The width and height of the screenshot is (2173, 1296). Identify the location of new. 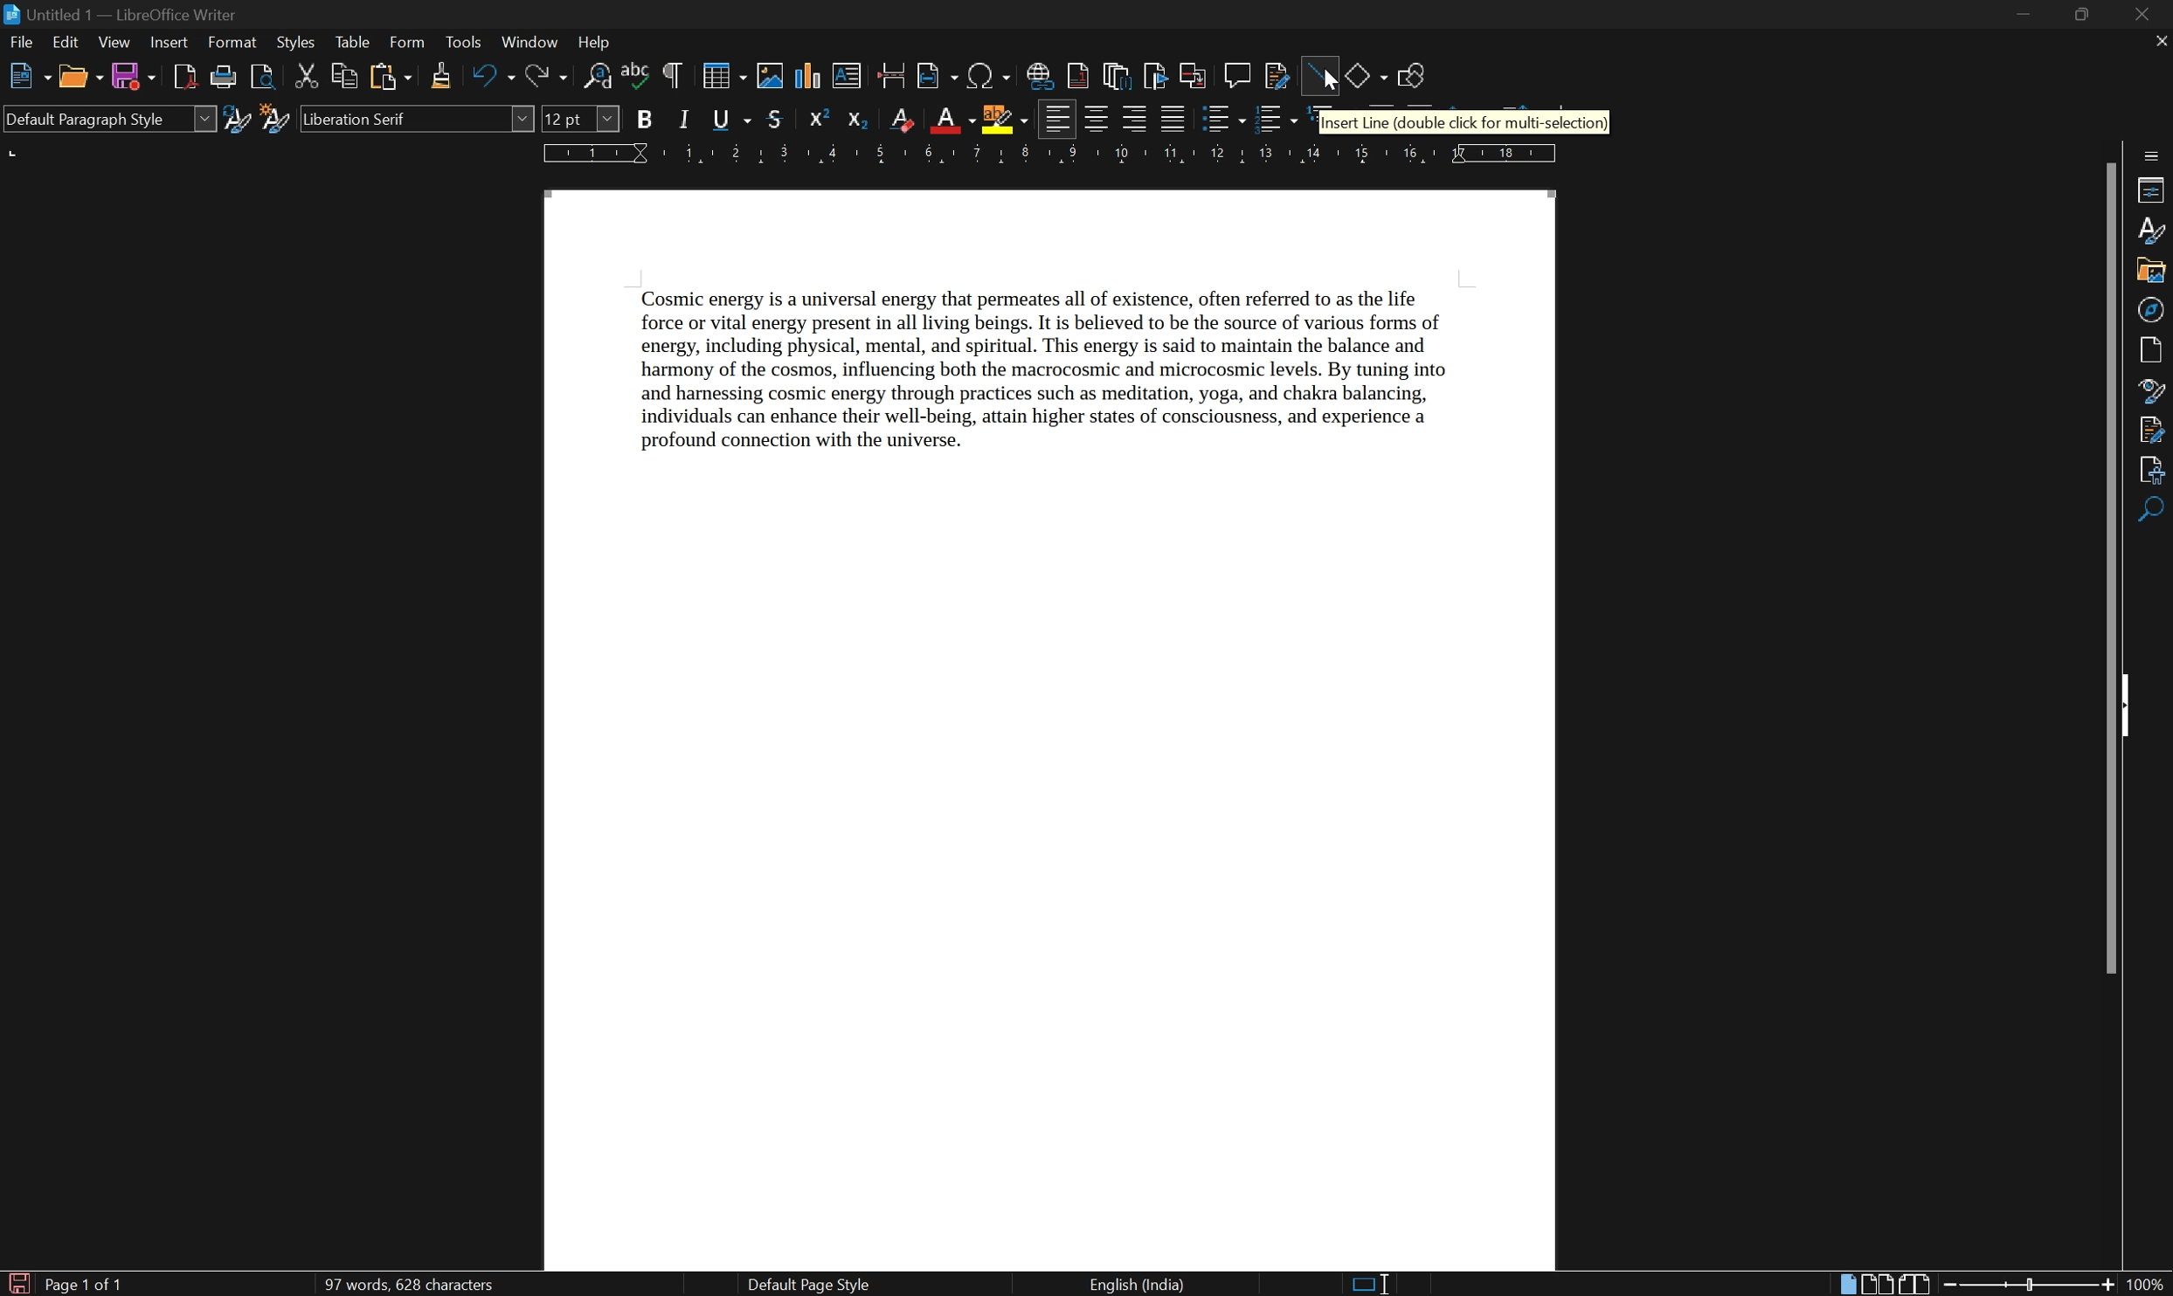
(29, 79).